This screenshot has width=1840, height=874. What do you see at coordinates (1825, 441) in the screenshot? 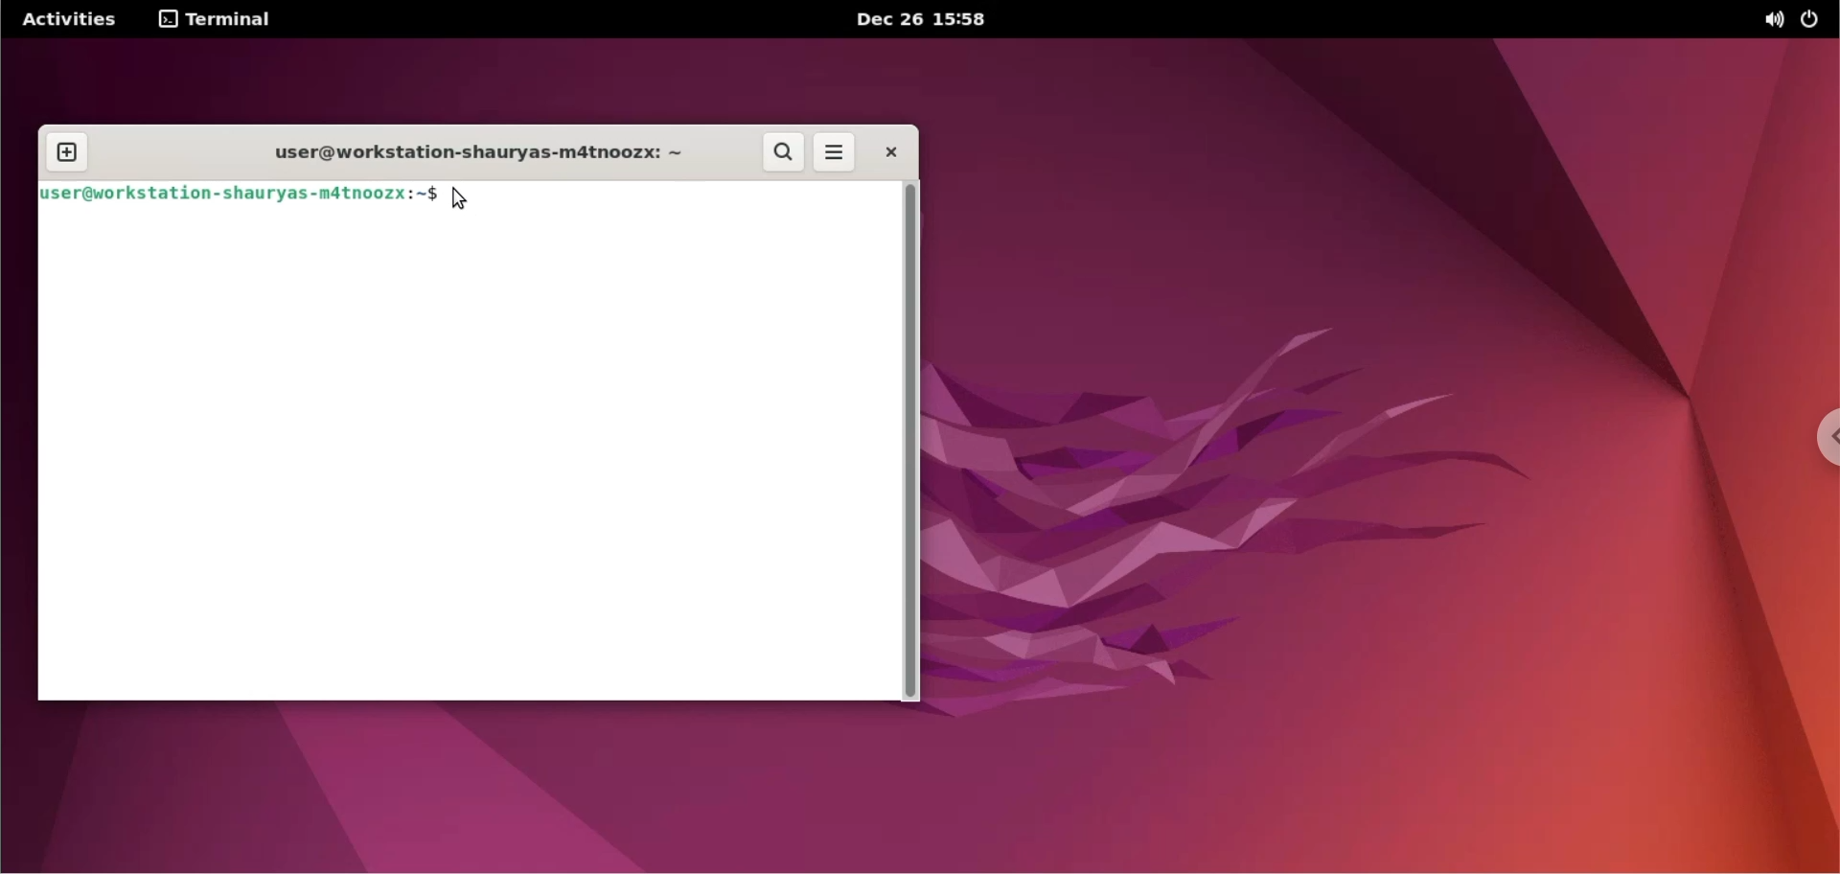
I see `chrome options` at bounding box center [1825, 441].